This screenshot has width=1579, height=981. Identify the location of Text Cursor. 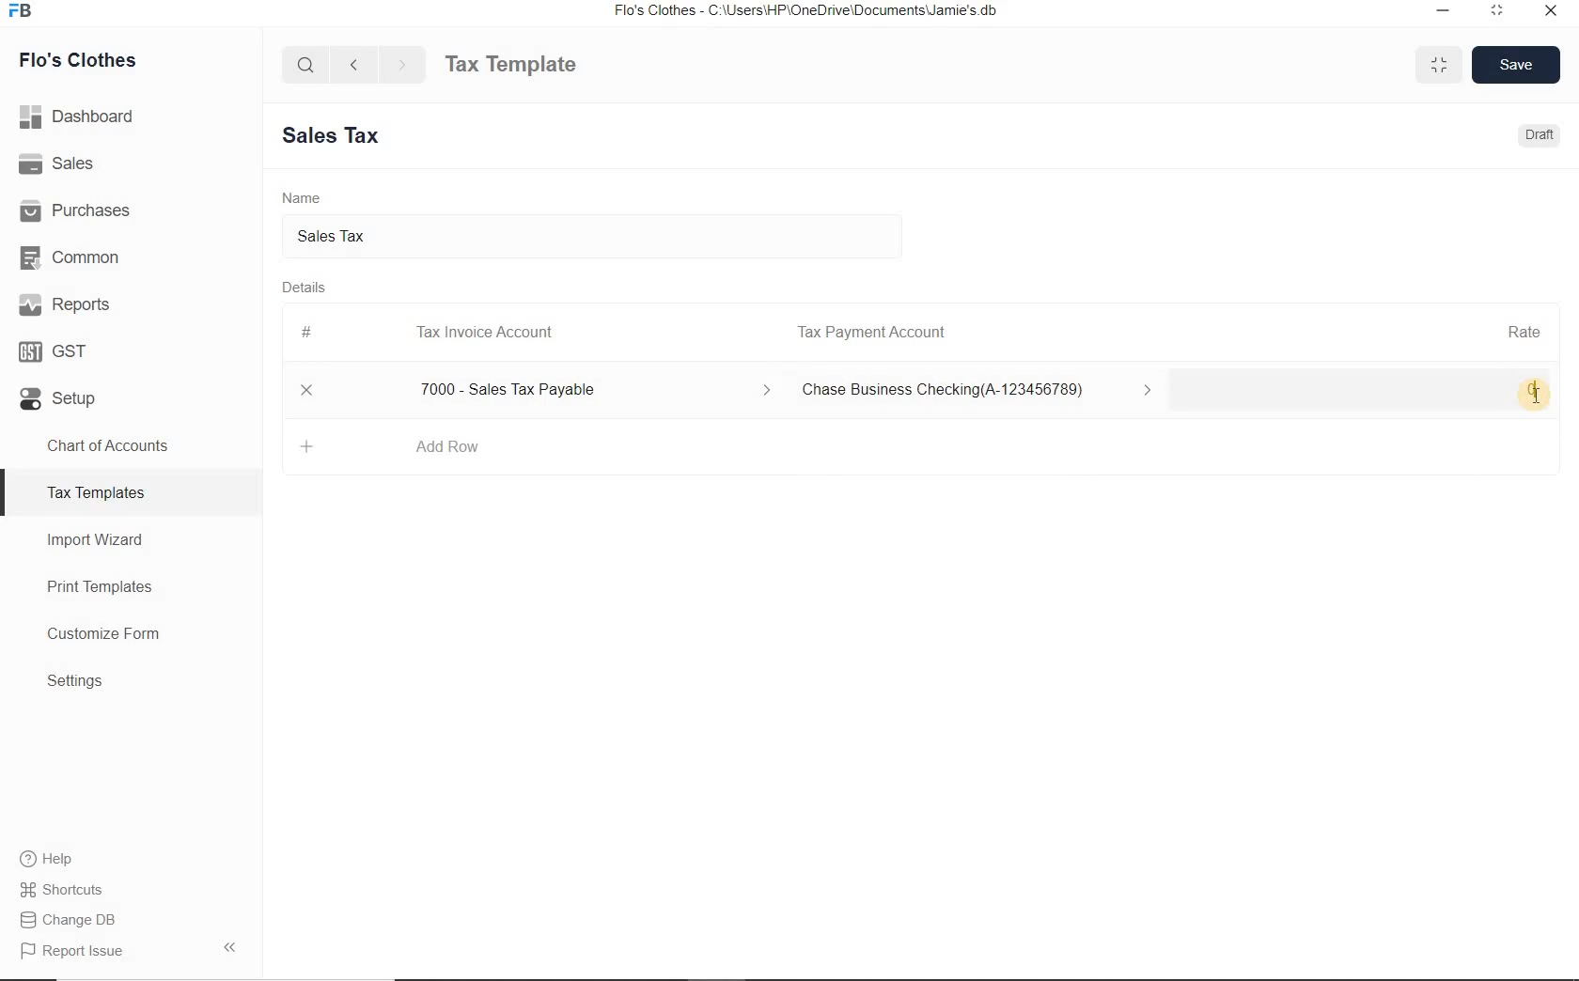
(1536, 397).